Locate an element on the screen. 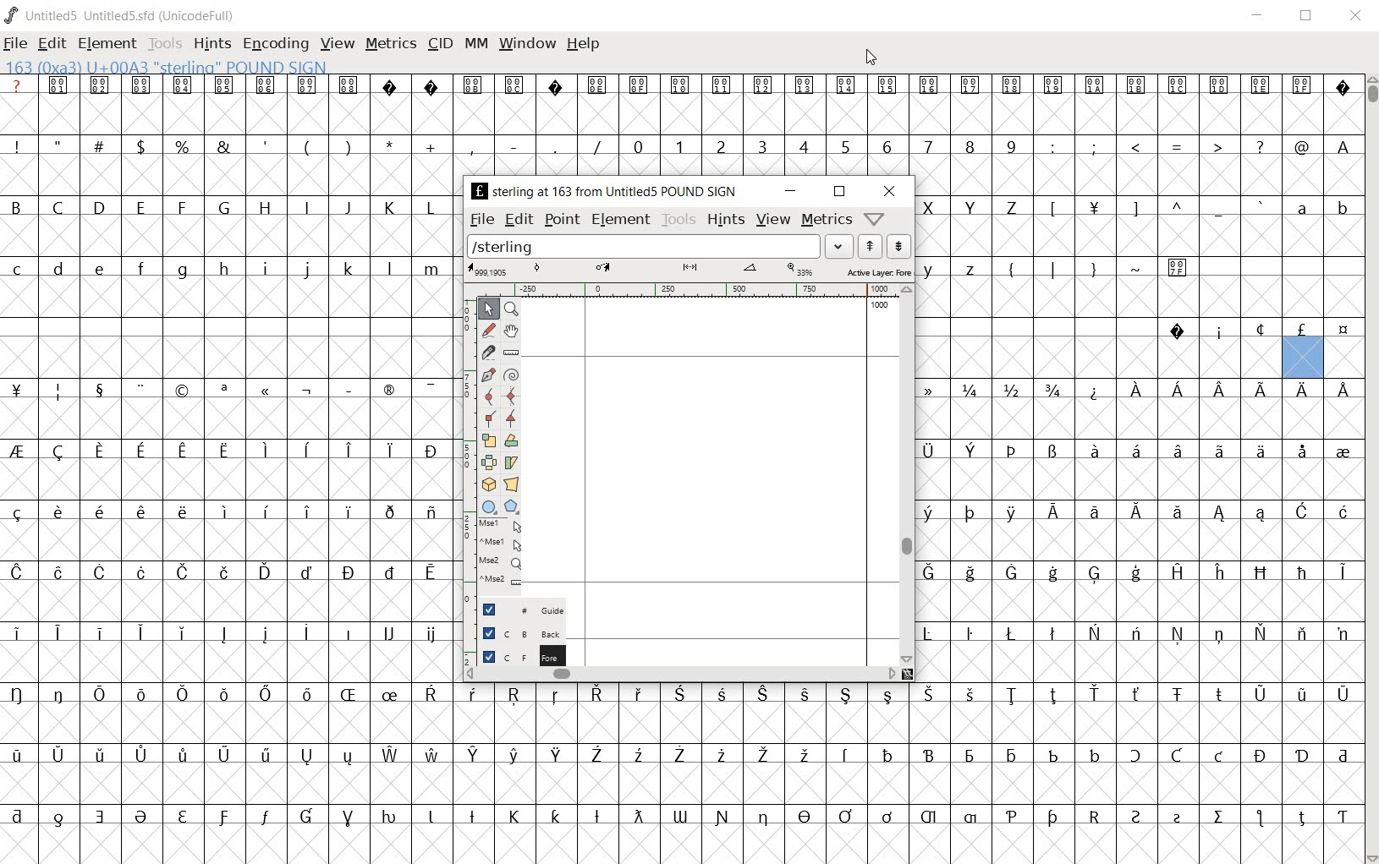  Symbol is located at coordinates (1093, 513).